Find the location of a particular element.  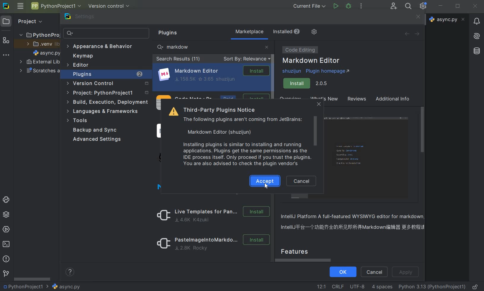

features is located at coordinates (300, 251).